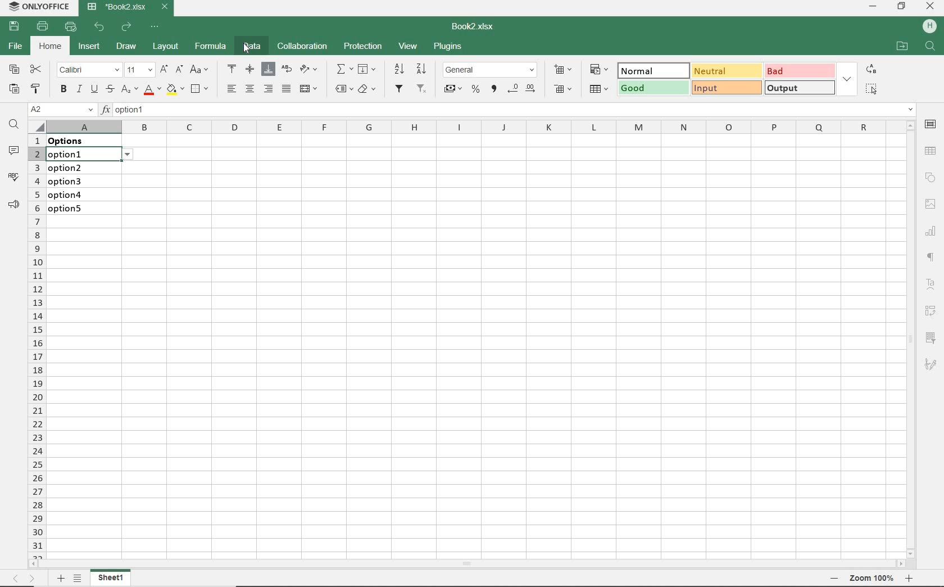 This screenshot has height=587, width=944. What do you see at coordinates (343, 70) in the screenshot?
I see `INSERT FUNCTION` at bounding box center [343, 70].